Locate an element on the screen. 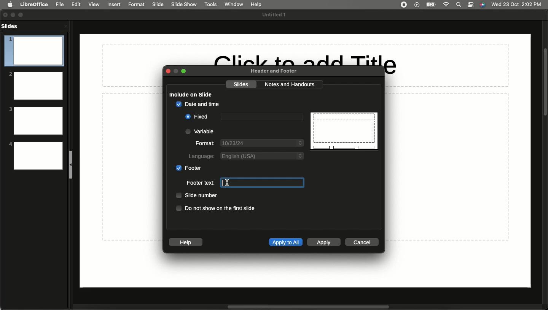  Date is located at coordinates (262, 143).